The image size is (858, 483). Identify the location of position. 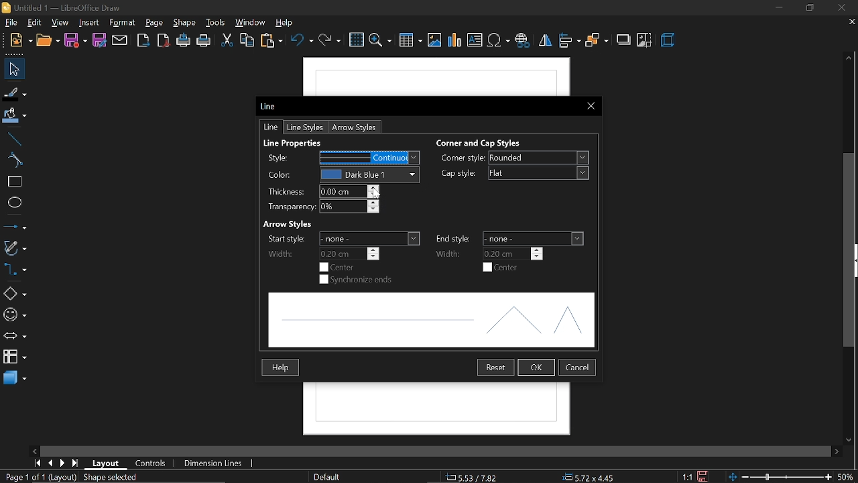
(591, 478).